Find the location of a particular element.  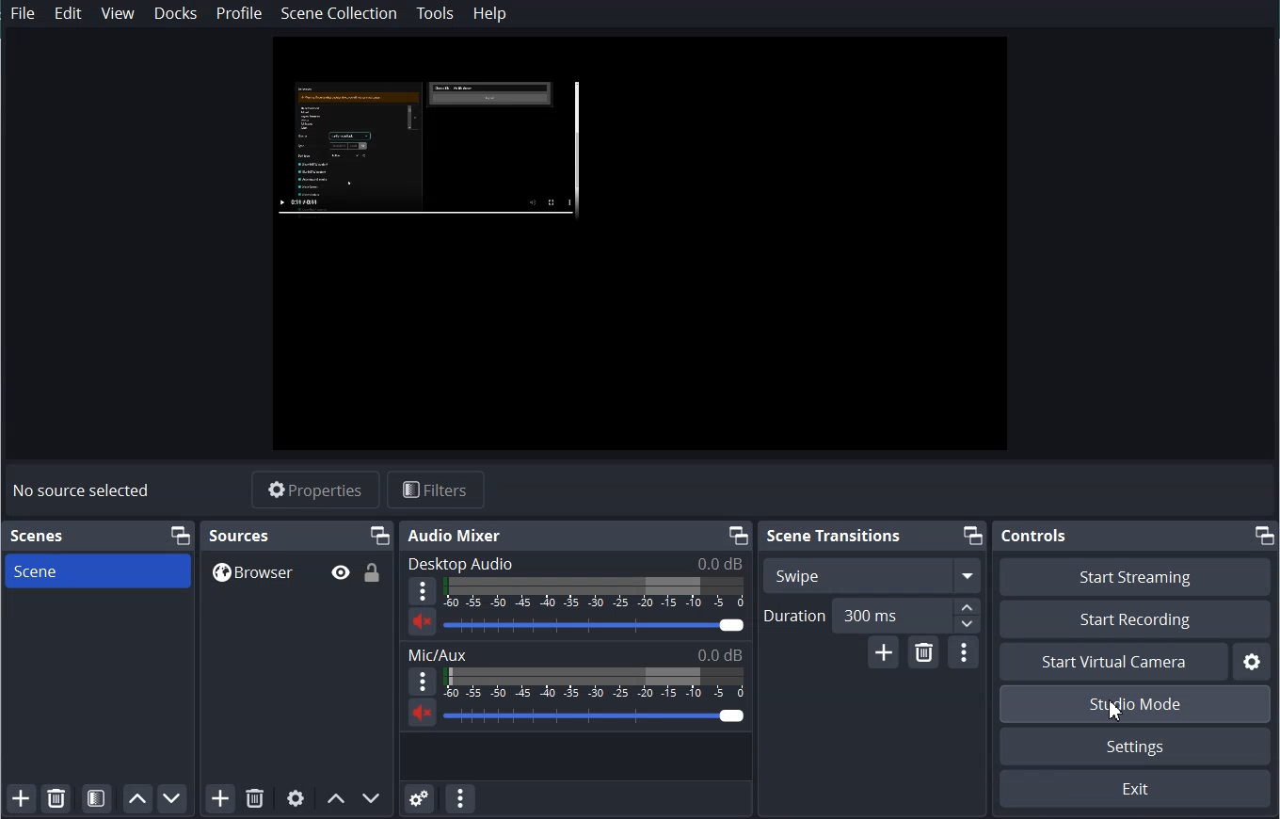

Maximize is located at coordinates (973, 536).